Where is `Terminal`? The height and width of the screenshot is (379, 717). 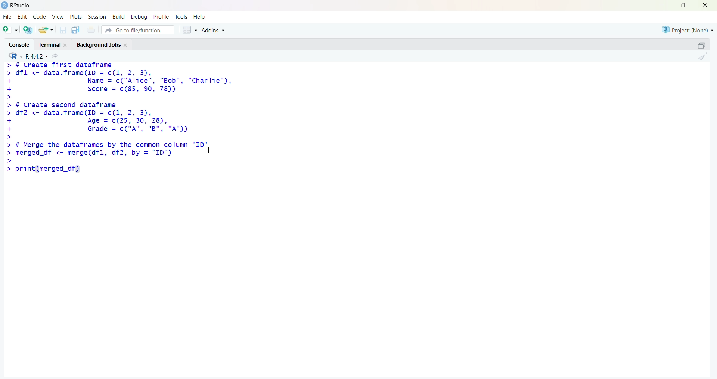
Terminal is located at coordinates (55, 44).